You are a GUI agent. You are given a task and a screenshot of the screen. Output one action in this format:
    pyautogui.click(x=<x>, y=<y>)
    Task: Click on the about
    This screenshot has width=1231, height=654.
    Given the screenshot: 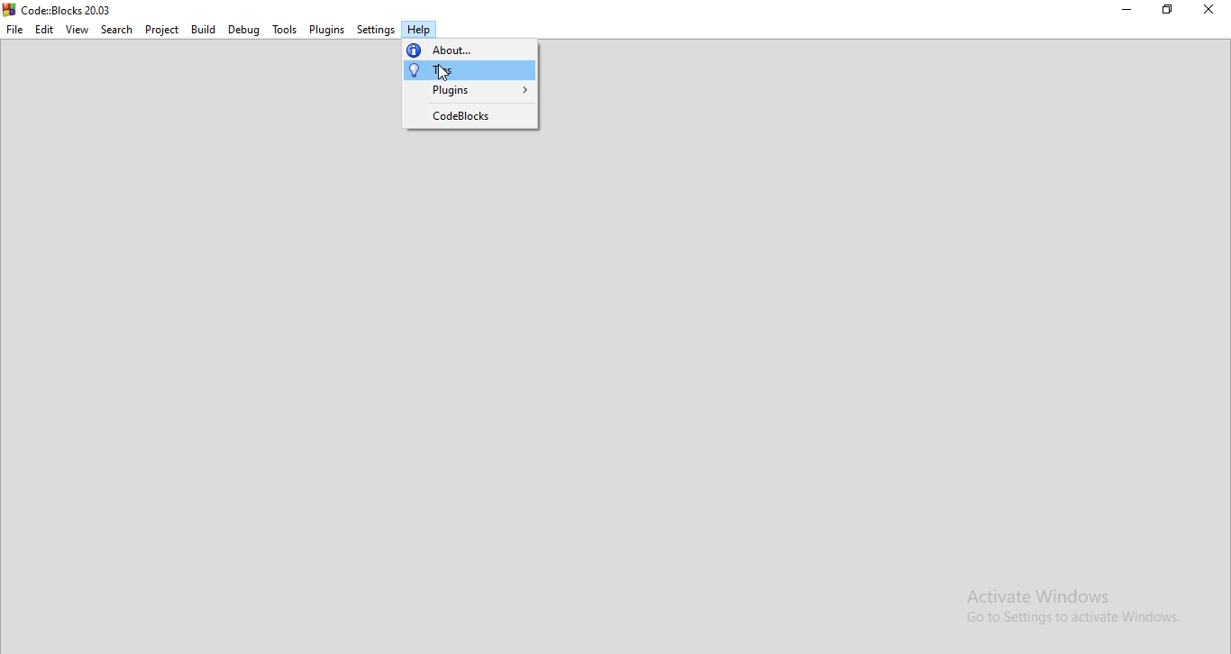 What is the action you would take?
    pyautogui.click(x=471, y=50)
    